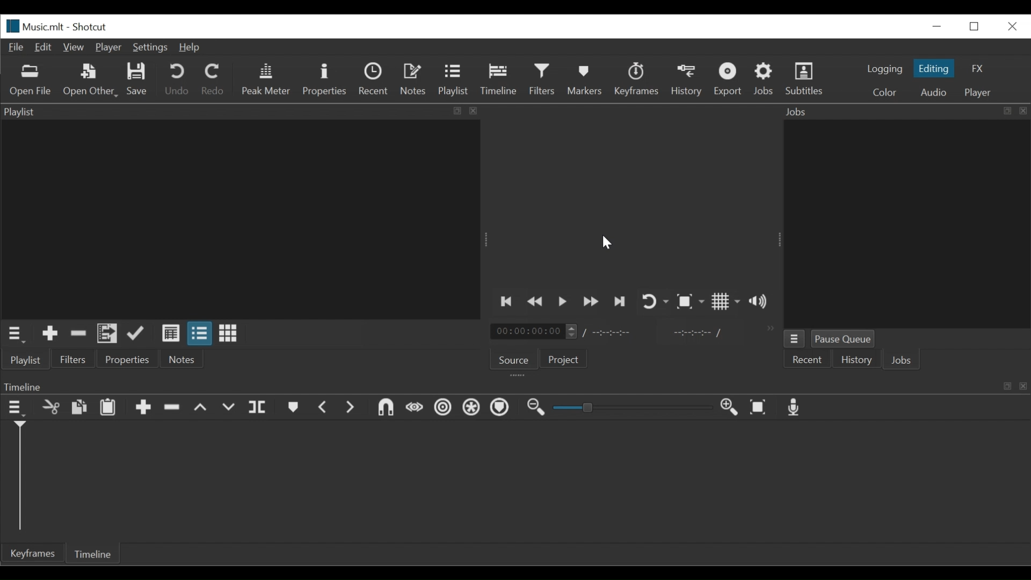 The width and height of the screenshot is (1031, 580). Describe the element at coordinates (258, 407) in the screenshot. I see `Split at playhead` at that location.